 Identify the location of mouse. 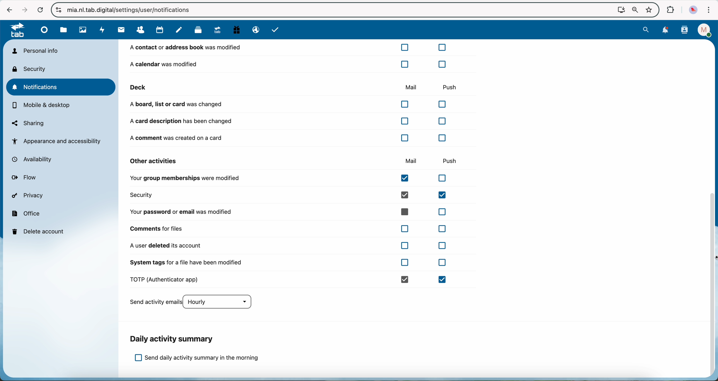
(711, 257).